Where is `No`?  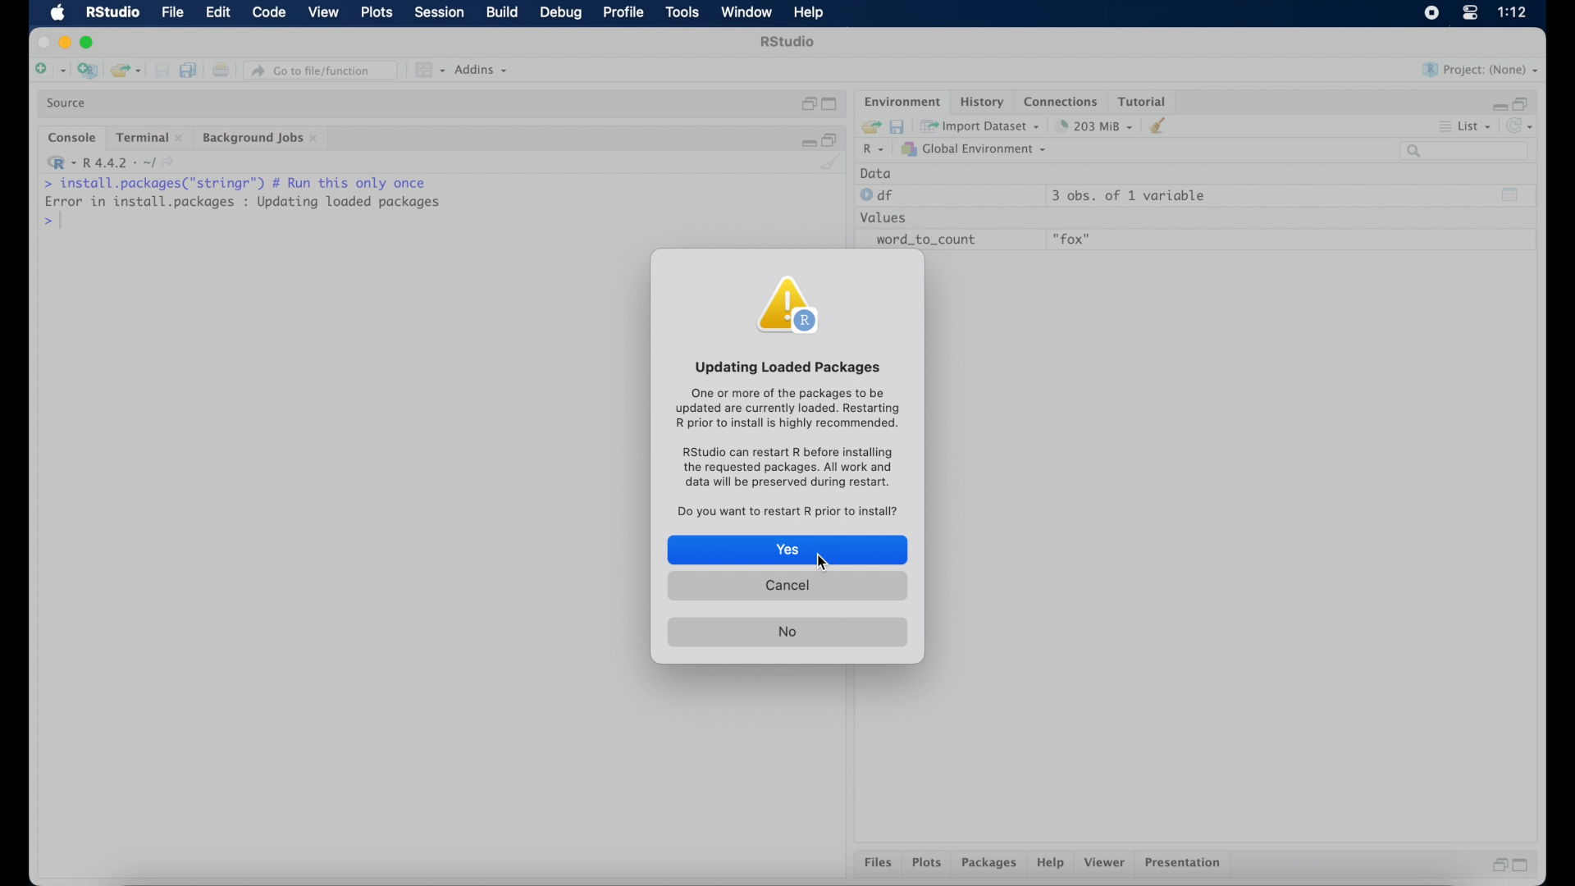 No is located at coordinates (787, 633).